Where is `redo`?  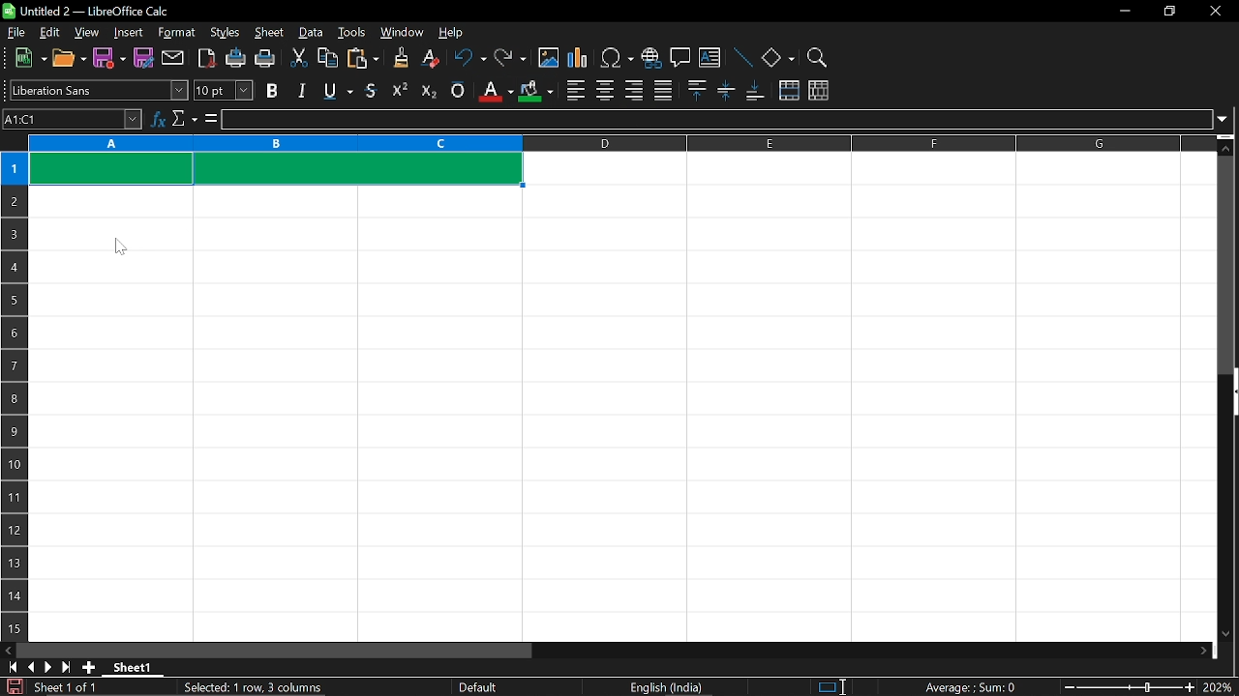
redo is located at coordinates (511, 59).